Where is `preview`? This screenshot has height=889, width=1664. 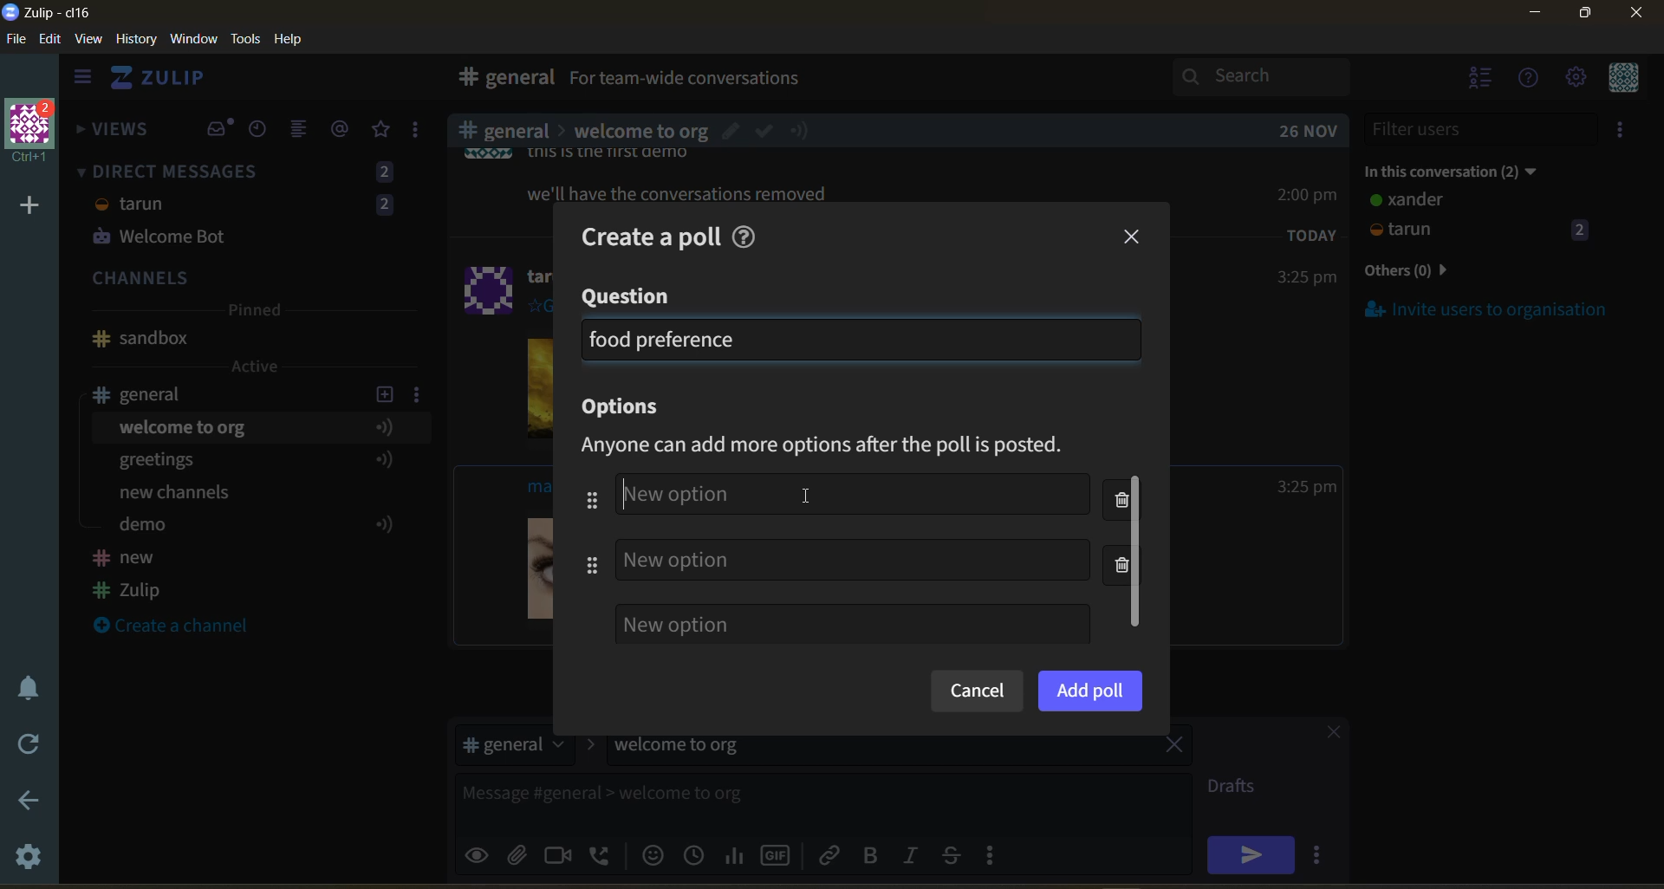 preview is located at coordinates (479, 853).